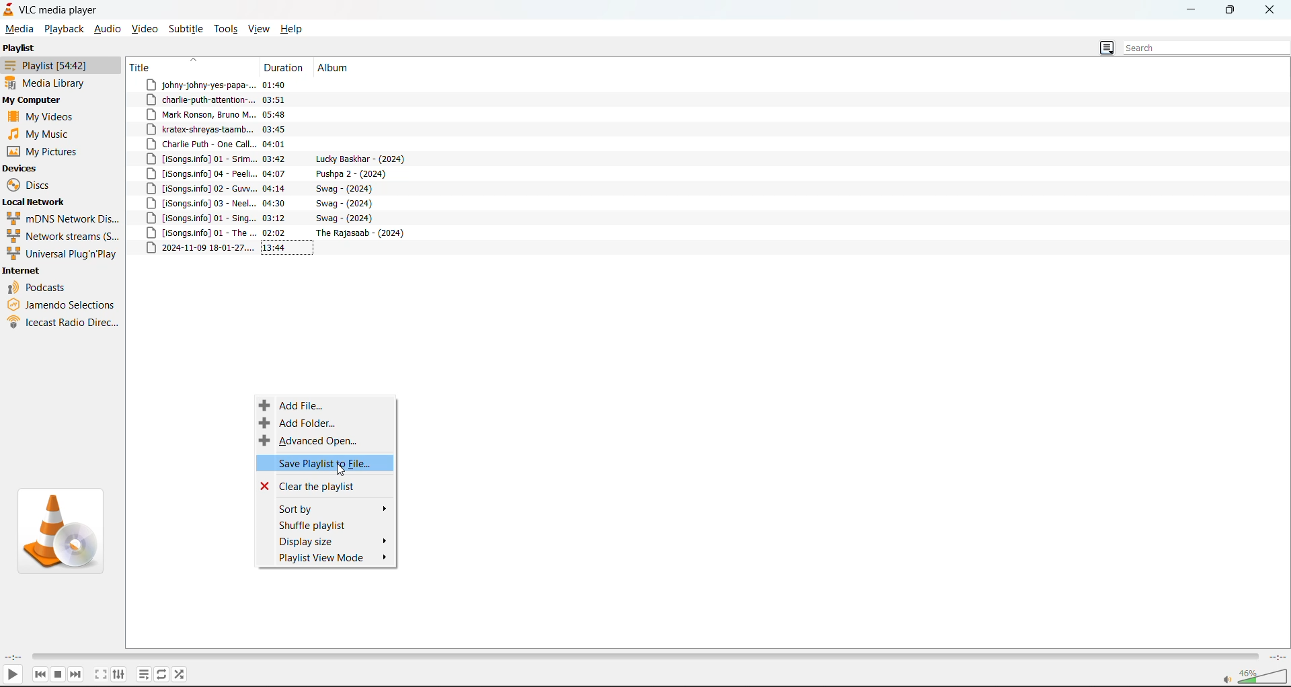 This screenshot has height=687, width=1291. What do you see at coordinates (61, 303) in the screenshot?
I see `jamendo selections` at bounding box center [61, 303].